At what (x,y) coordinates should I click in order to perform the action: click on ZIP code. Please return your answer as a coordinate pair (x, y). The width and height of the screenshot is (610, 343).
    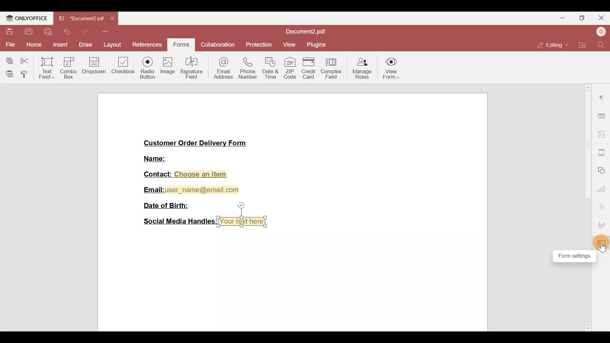
    Looking at the image, I should click on (290, 67).